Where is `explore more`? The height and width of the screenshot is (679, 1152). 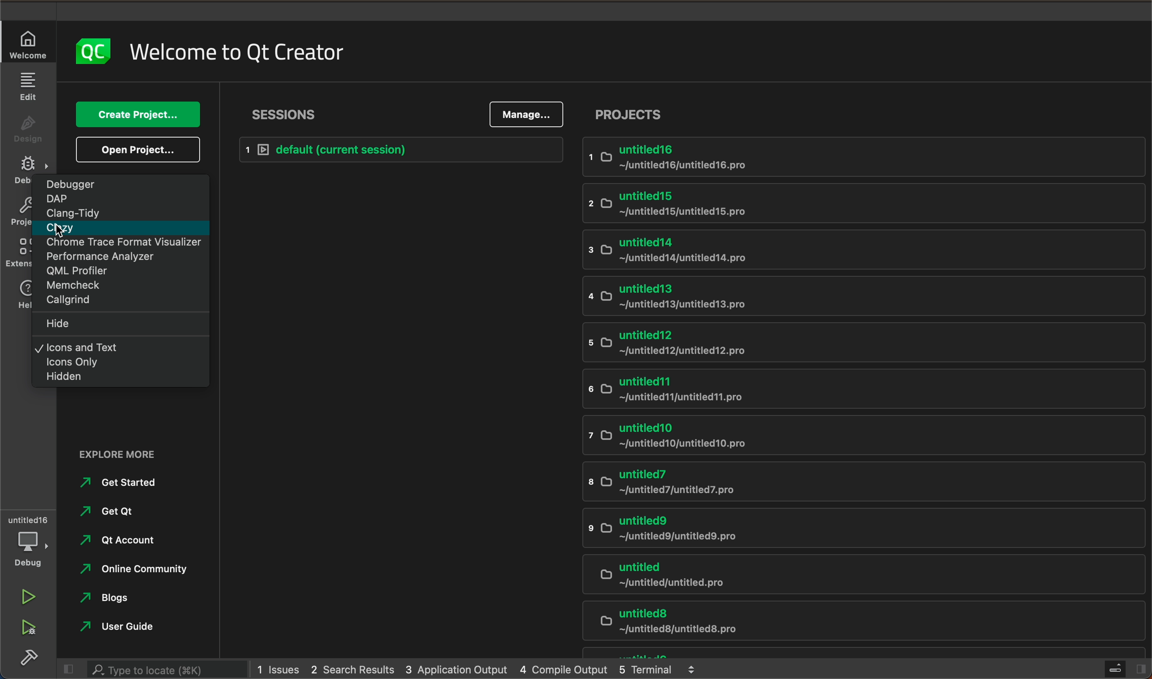
explore more is located at coordinates (123, 453).